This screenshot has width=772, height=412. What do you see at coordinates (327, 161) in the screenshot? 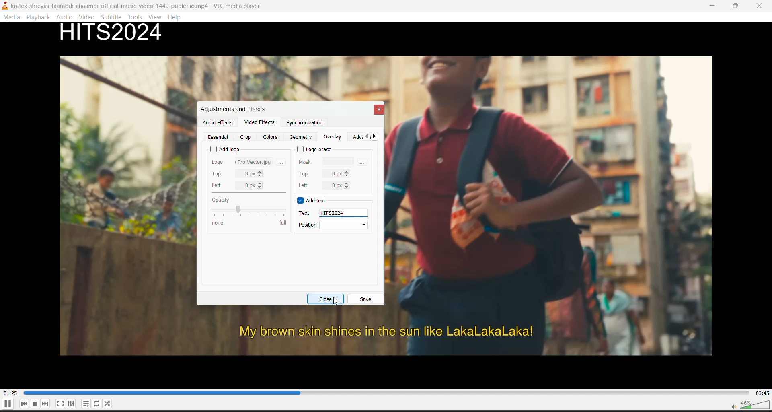
I see `mask` at bounding box center [327, 161].